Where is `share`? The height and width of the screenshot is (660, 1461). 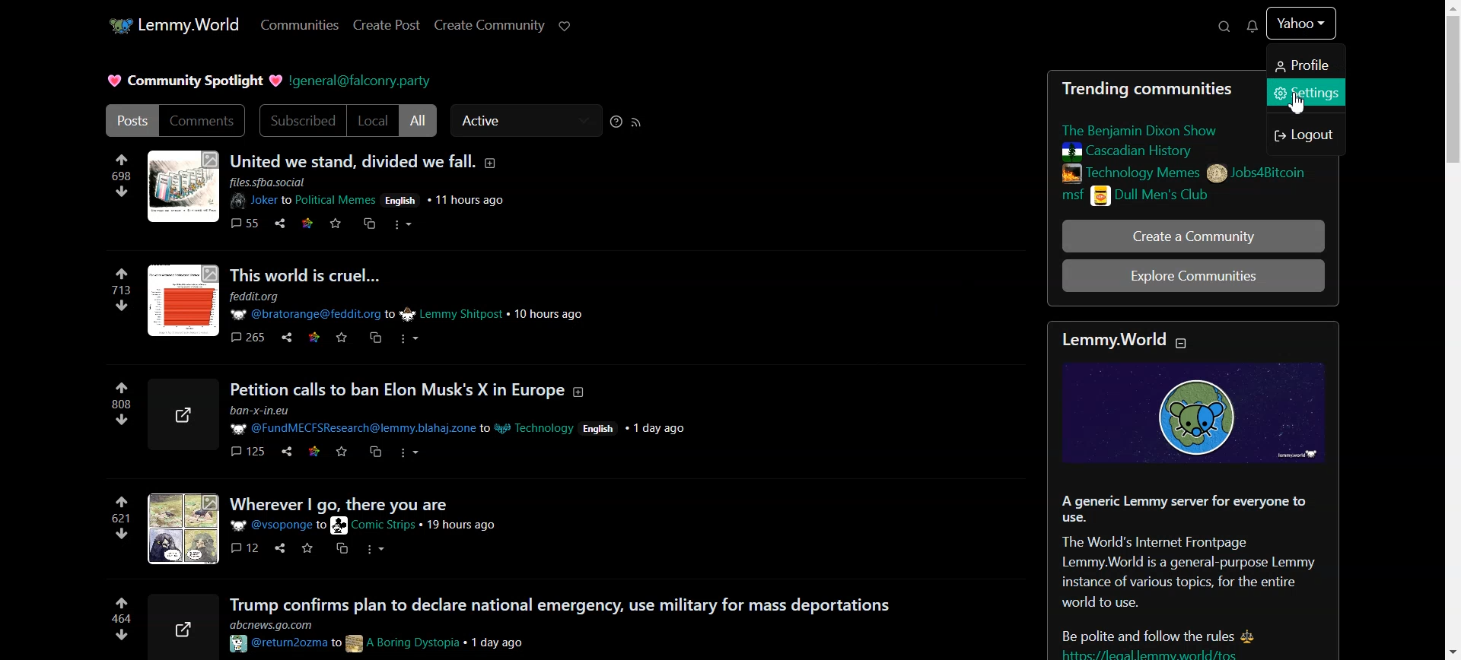 share is located at coordinates (183, 625).